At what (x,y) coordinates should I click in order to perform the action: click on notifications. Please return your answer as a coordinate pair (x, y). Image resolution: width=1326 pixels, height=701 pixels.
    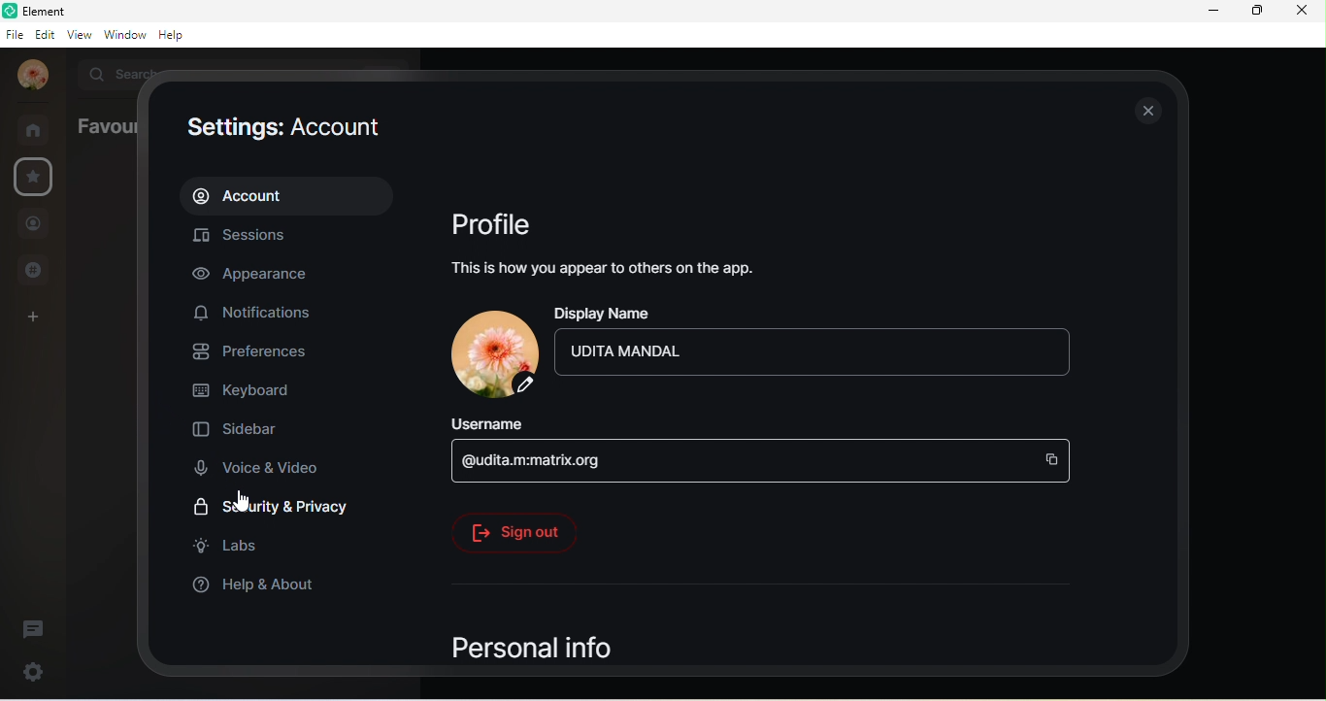
    Looking at the image, I should click on (258, 314).